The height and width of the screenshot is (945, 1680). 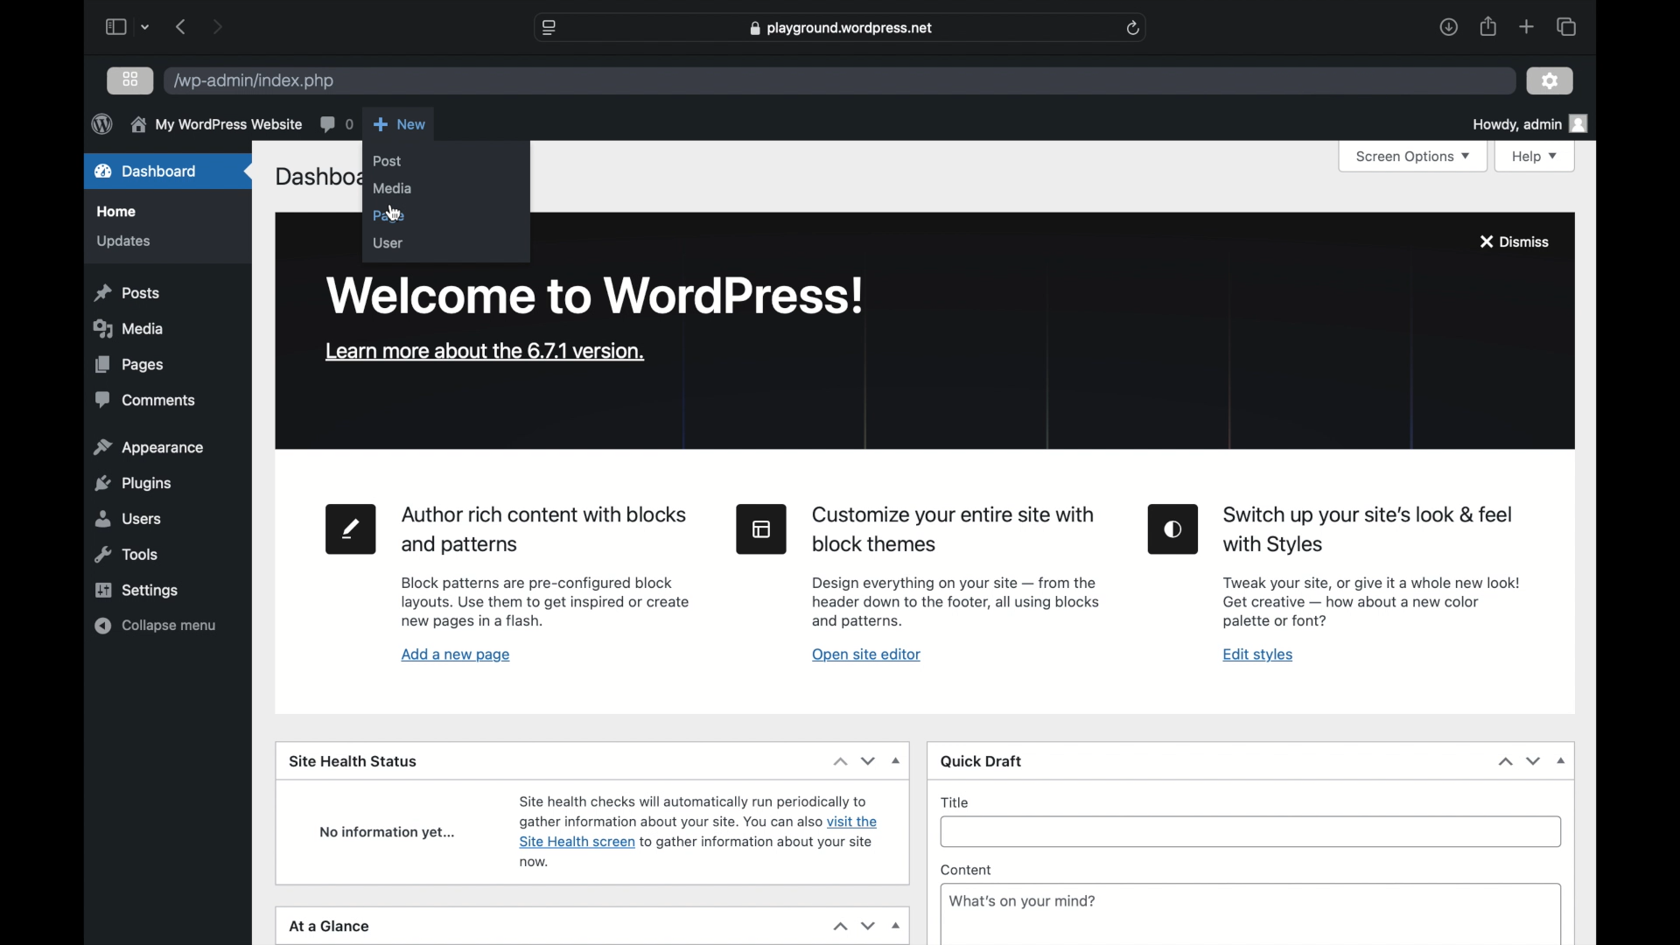 I want to click on quick draft, so click(x=983, y=762).